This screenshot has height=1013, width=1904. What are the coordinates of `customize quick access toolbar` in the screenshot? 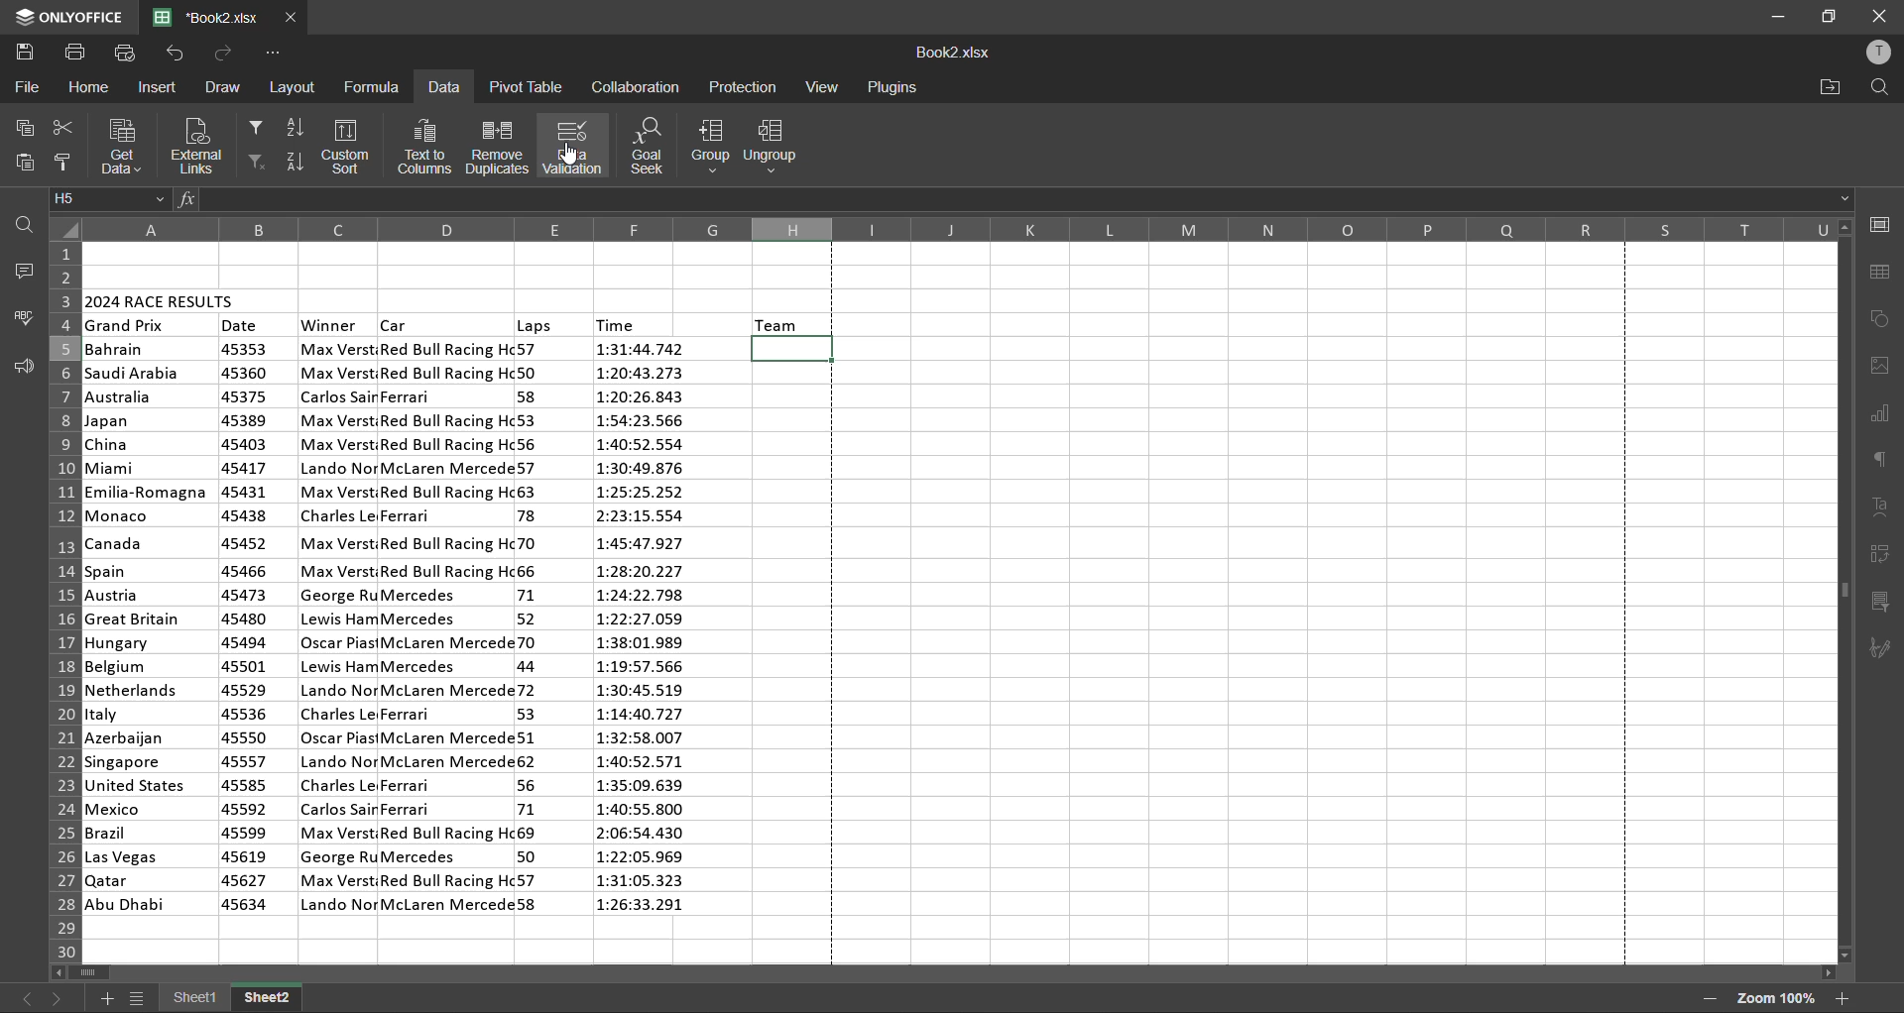 It's located at (271, 54).